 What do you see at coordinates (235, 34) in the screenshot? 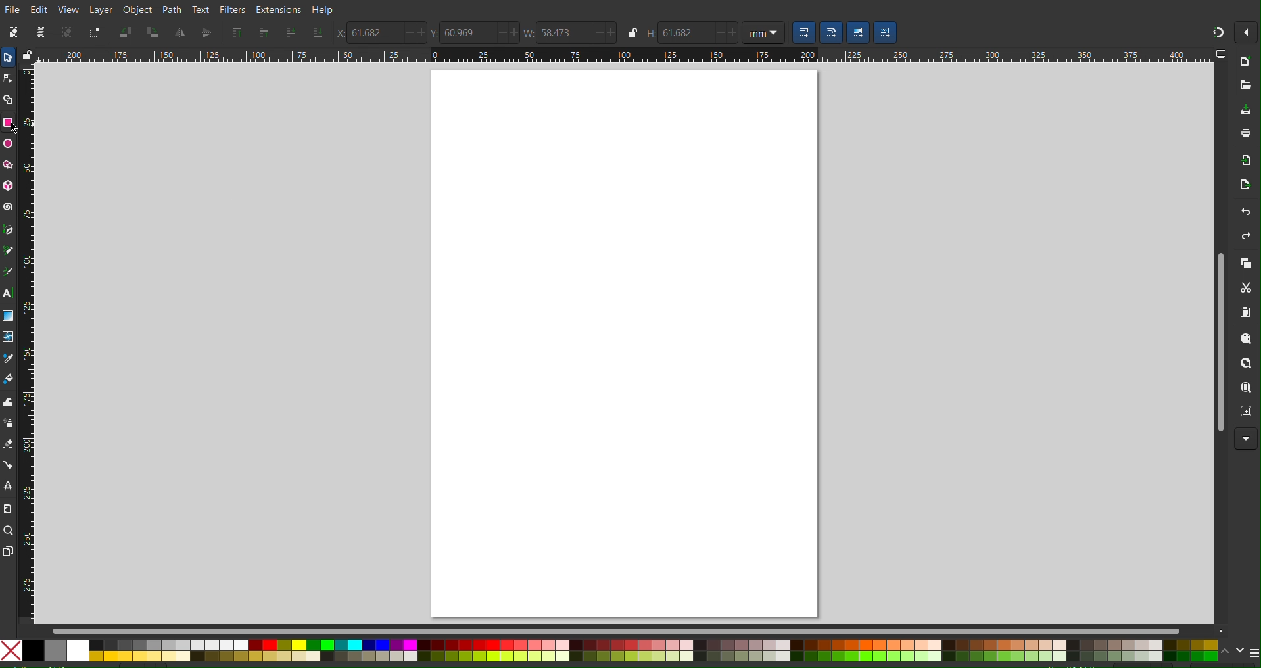
I see `Send to top` at bounding box center [235, 34].